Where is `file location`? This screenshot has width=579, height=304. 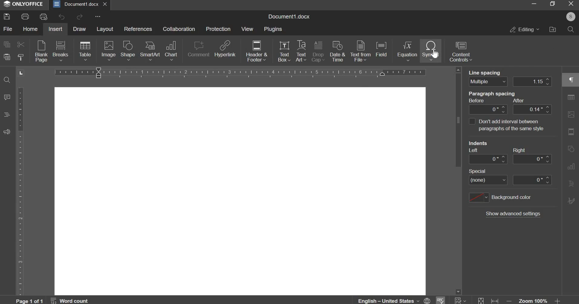
file location is located at coordinates (552, 29).